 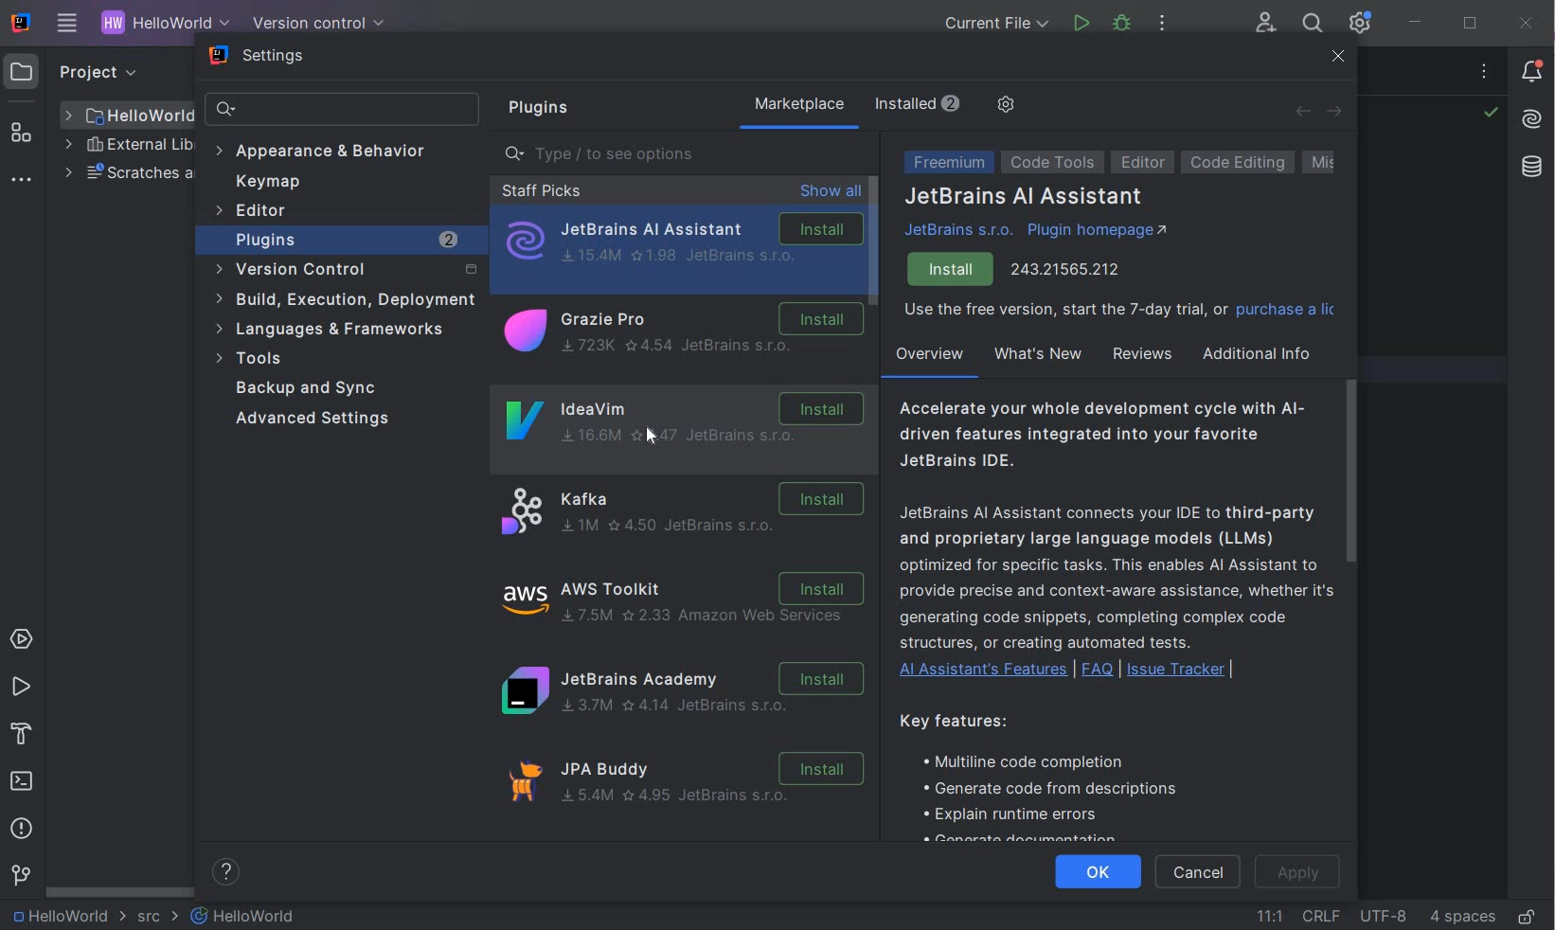 I want to click on AI Assistant, so click(x=1531, y=119).